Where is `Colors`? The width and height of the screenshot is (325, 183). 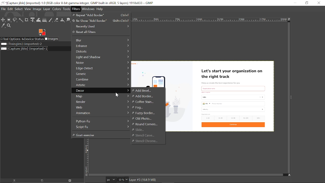
Colors is located at coordinates (56, 9).